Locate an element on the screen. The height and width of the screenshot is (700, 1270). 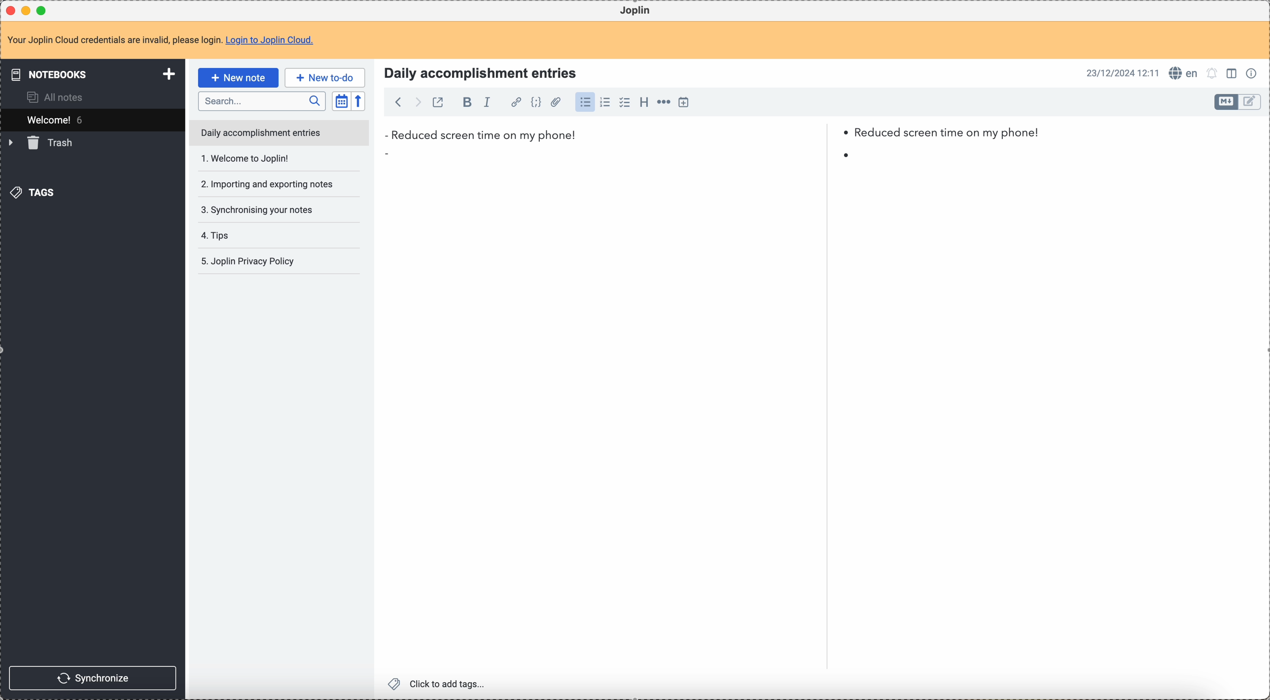
daily accomplishment entries is located at coordinates (260, 132).